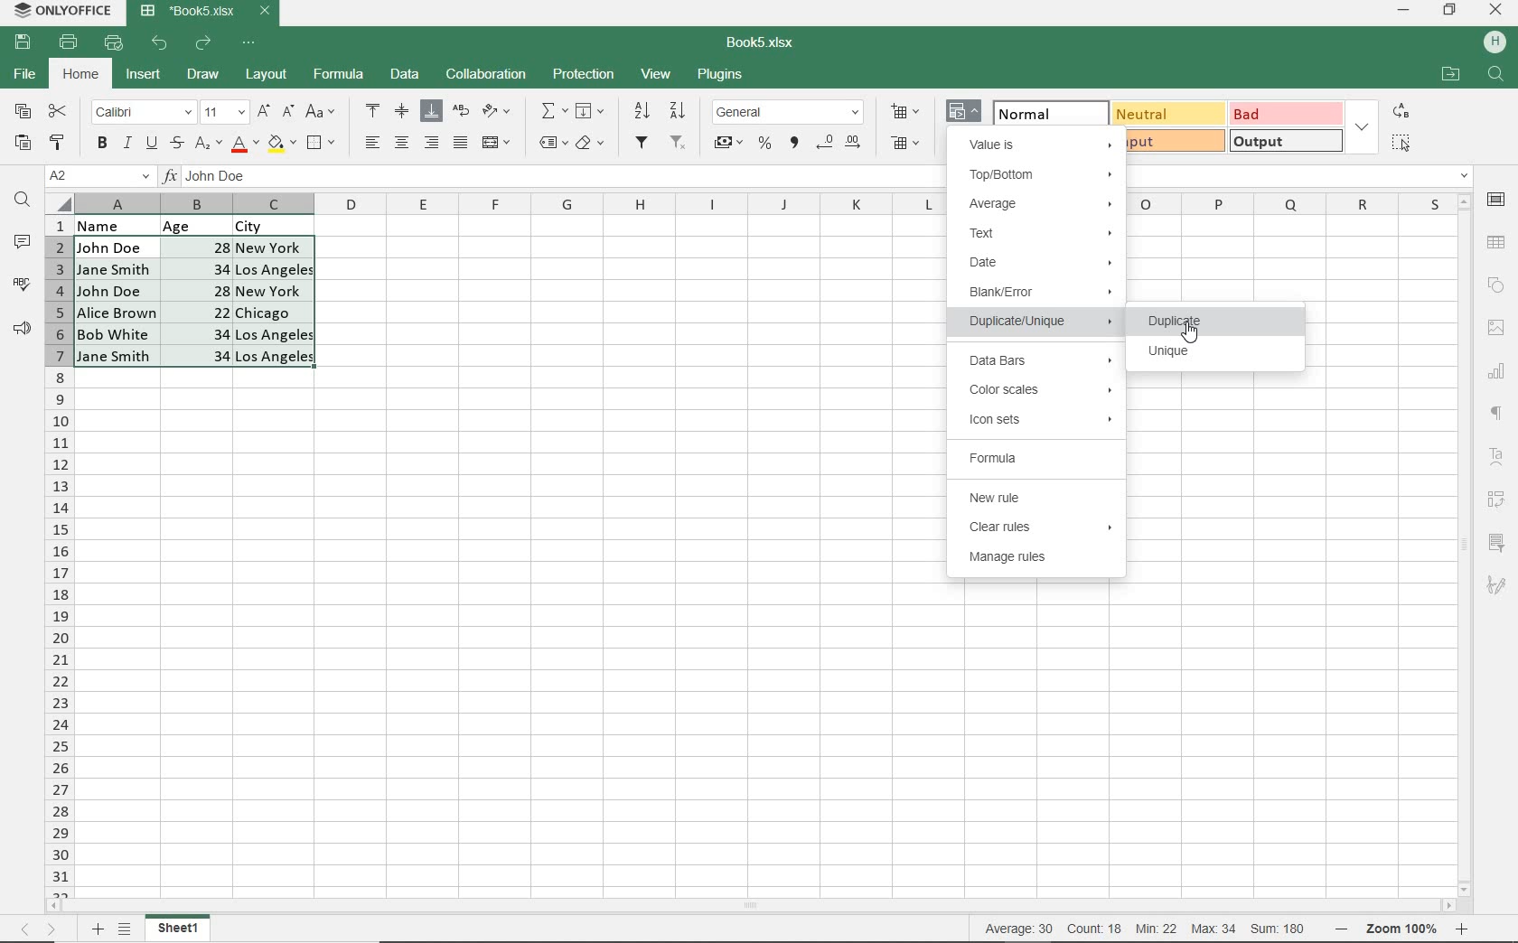 The height and width of the screenshot is (943, 1518). What do you see at coordinates (1498, 500) in the screenshot?
I see `PIVOT TABLE` at bounding box center [1498, 500].